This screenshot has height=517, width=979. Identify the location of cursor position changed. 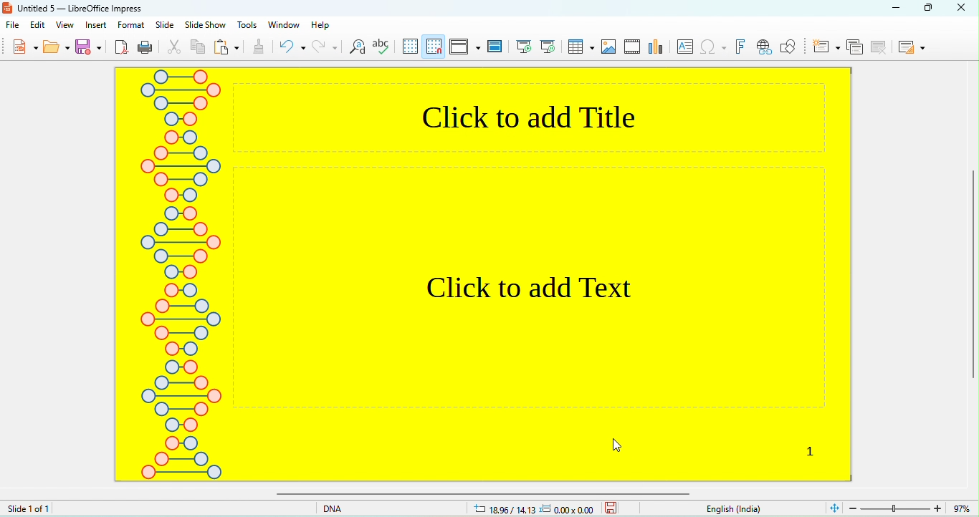
(532, 510).